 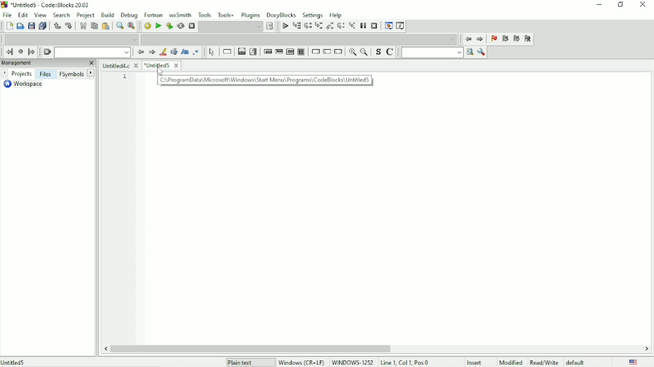 I want to click on Minimize, so click(x=599, y=5).